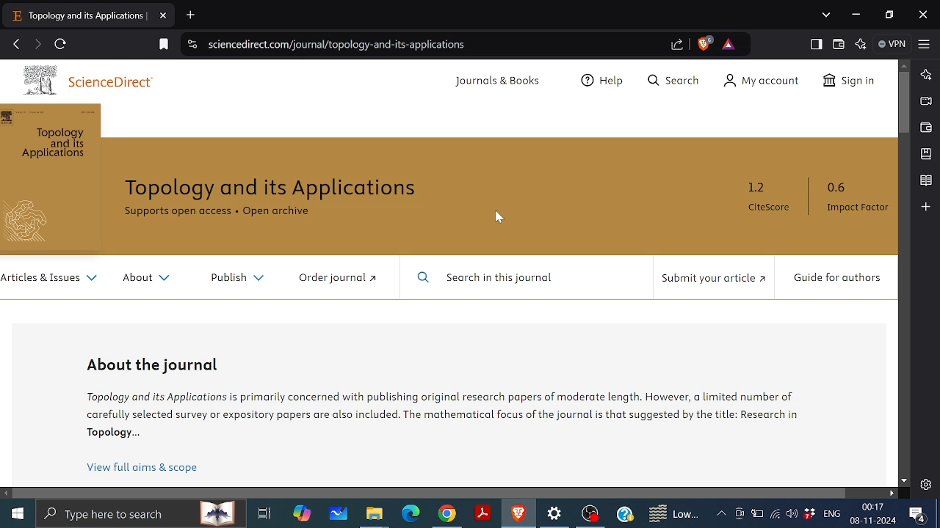 This screenshot has width=940, height=528. Describe the element at coordinates (373, 516) in the screenshot. I see `Files` at that location.